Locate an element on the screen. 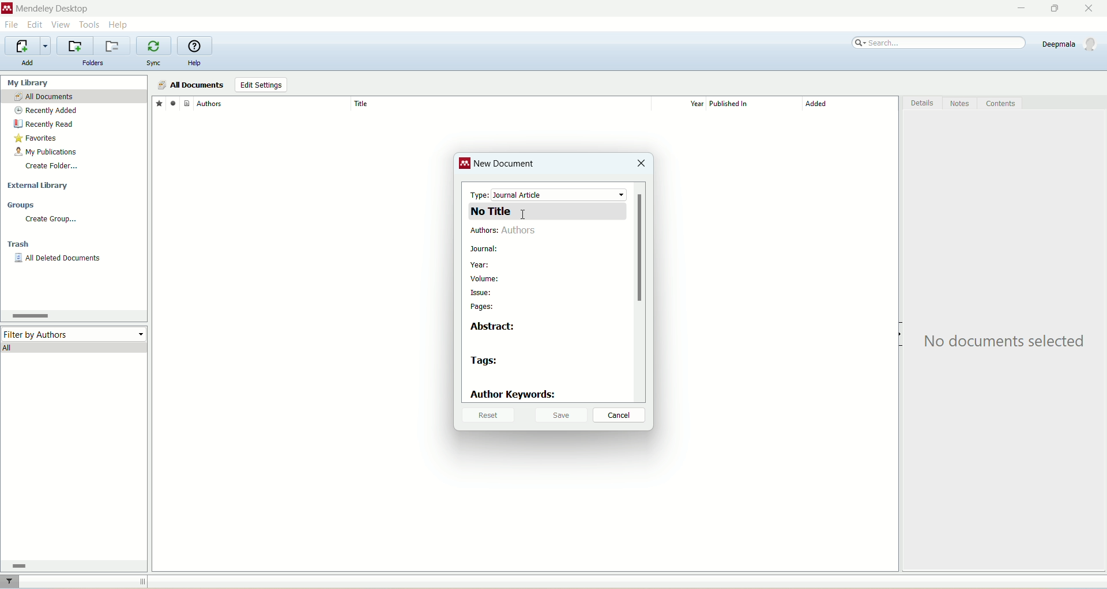  pages is located at coordinates (484, 307).